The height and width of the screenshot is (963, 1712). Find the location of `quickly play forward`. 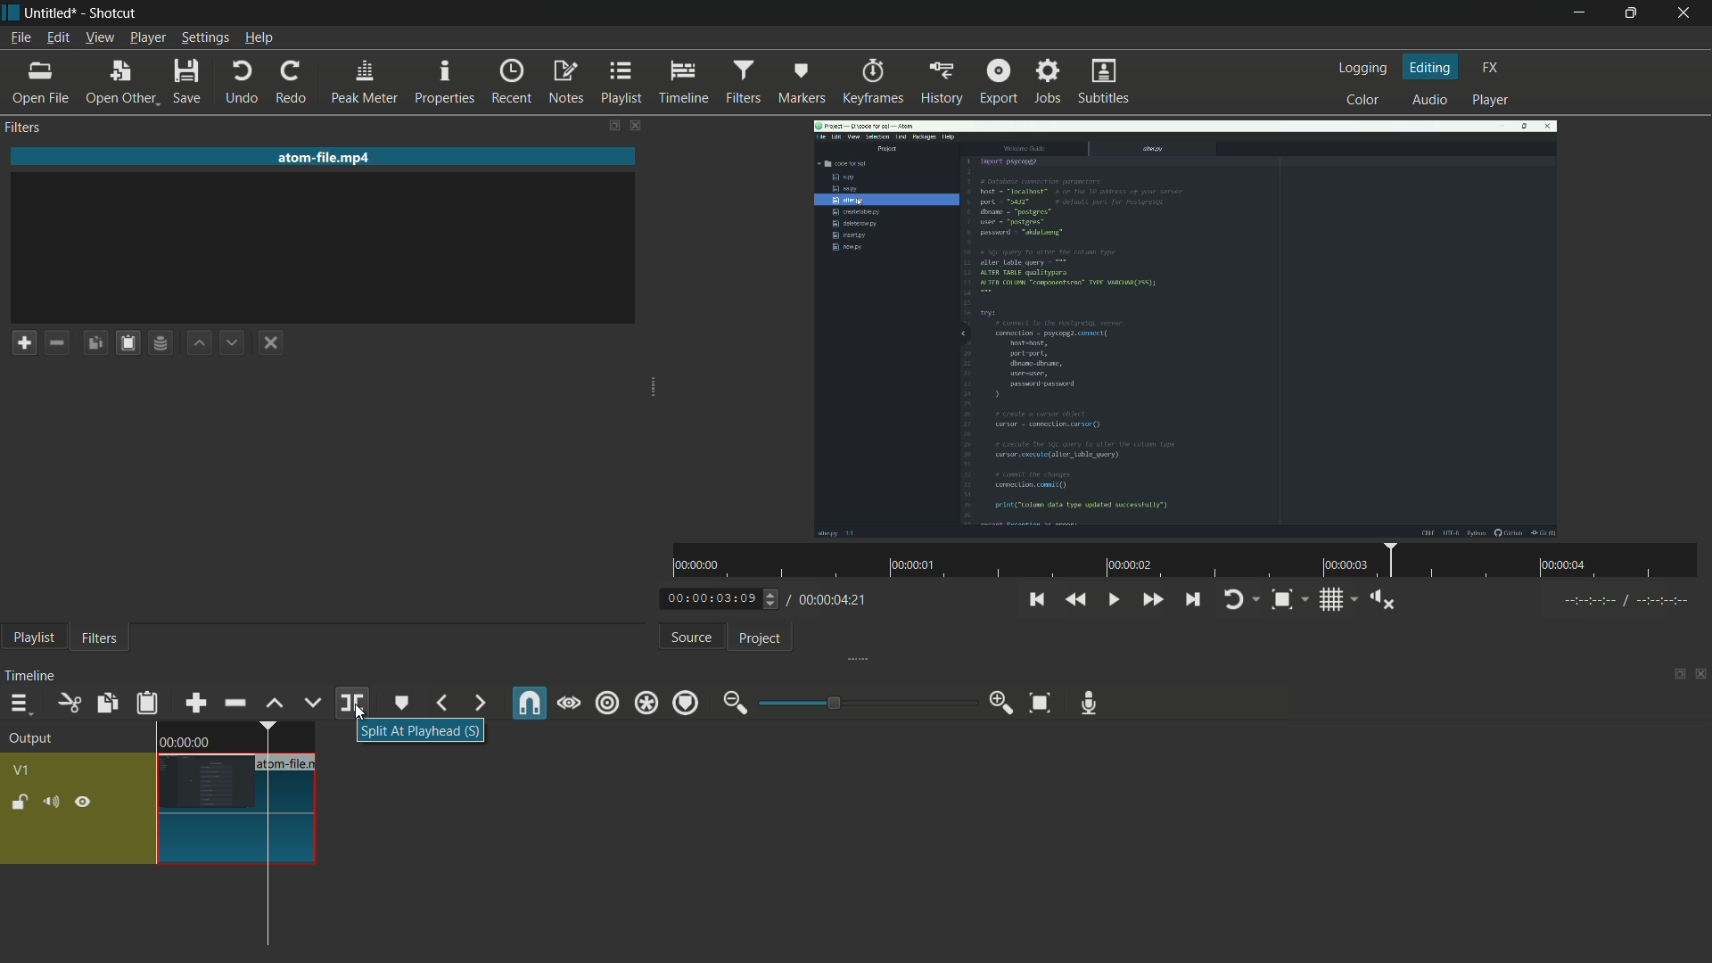

quickly play forward is located at coordinates (1151, 600).